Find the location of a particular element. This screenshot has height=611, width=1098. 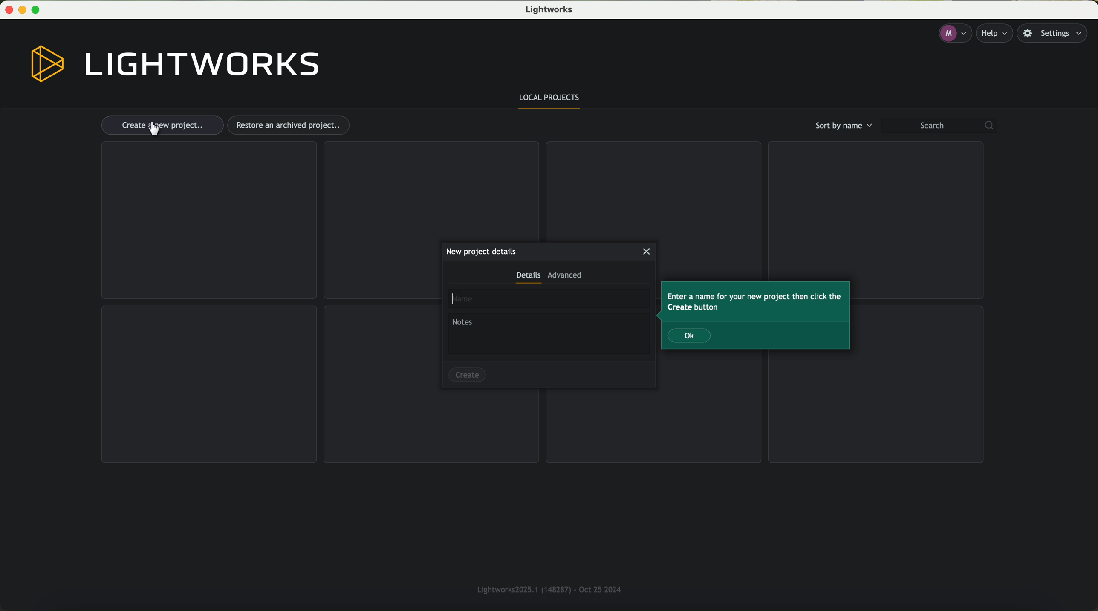

grid is located at coordinates (877, 408).